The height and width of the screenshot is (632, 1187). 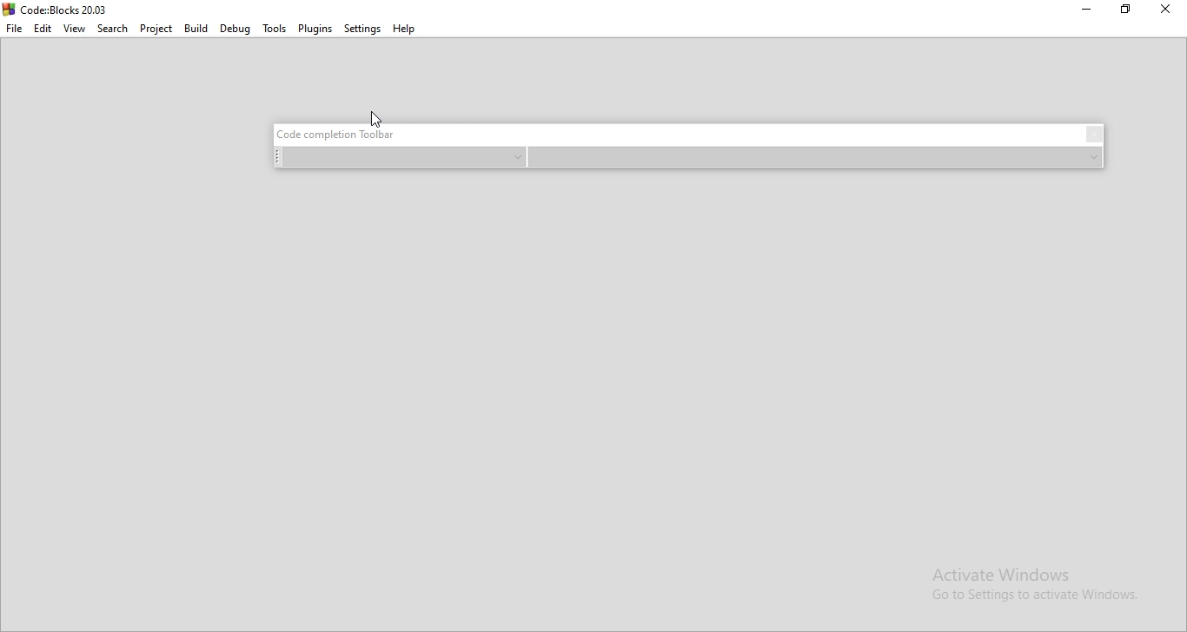 I want to click on File, so click(x=14, y=29).